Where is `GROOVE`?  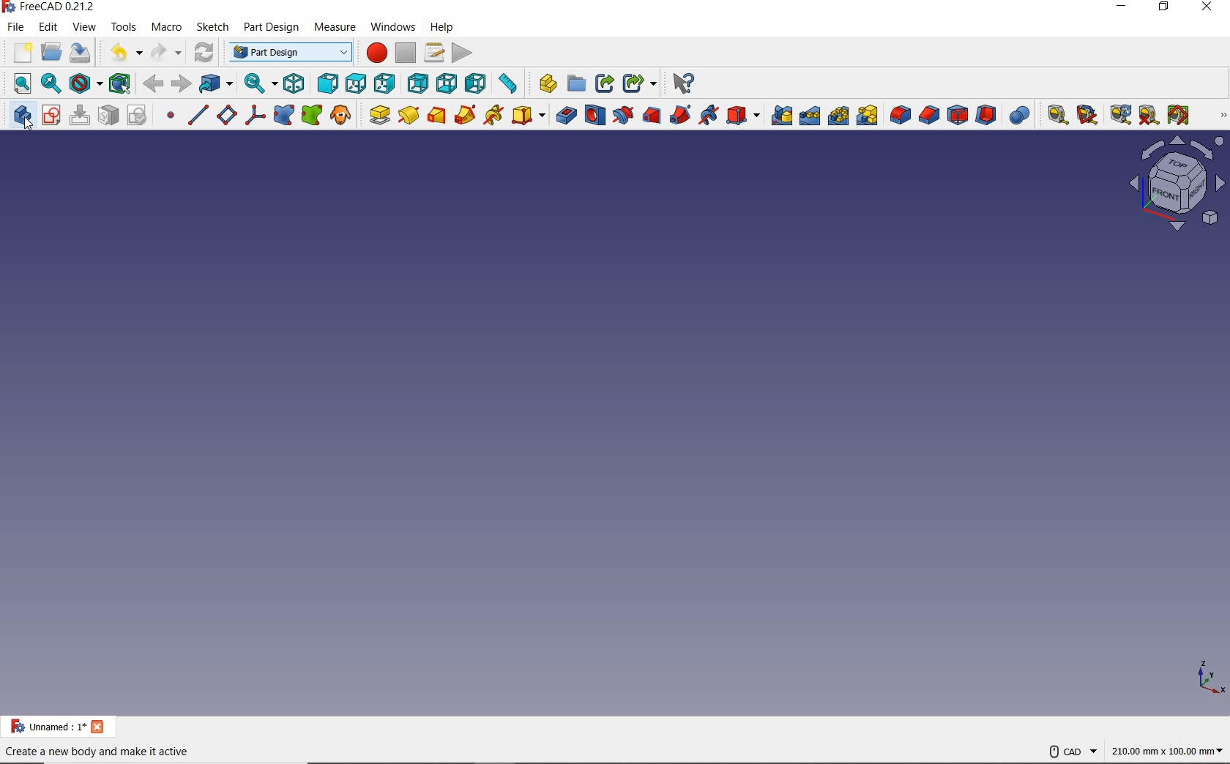
GROOVE is located at coordinates (623, 115).